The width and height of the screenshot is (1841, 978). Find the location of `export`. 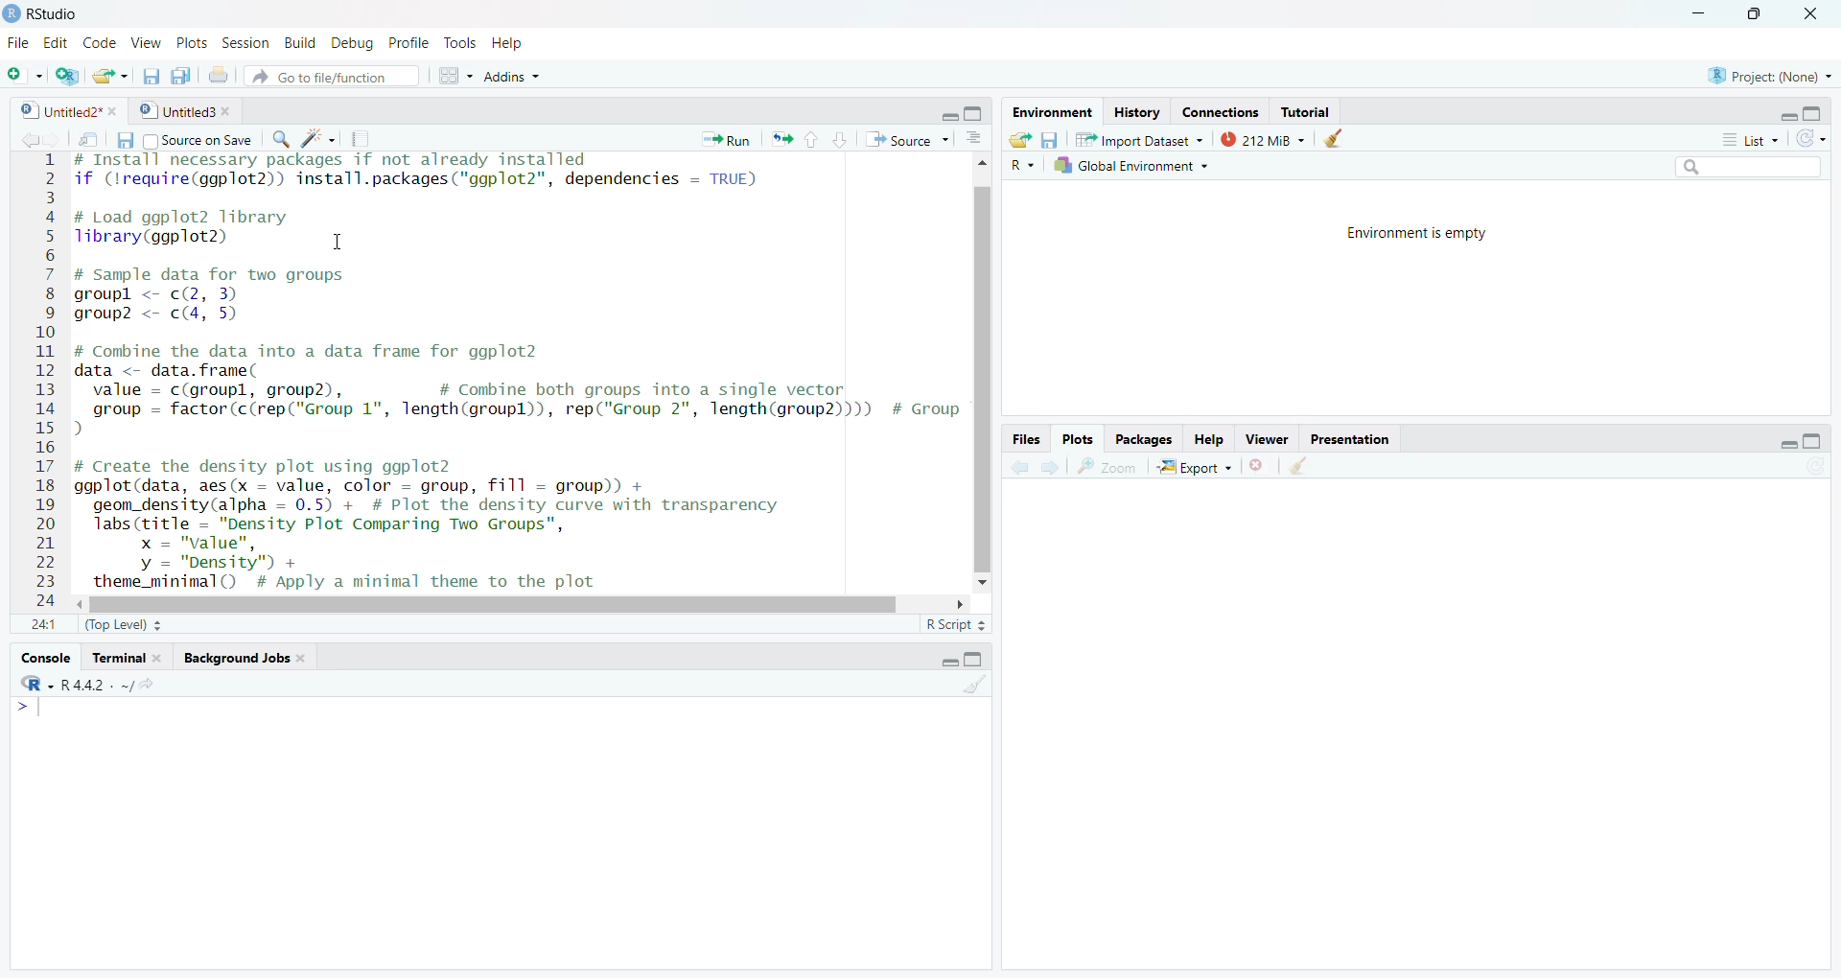

export is located at coordinates (1193, 464).